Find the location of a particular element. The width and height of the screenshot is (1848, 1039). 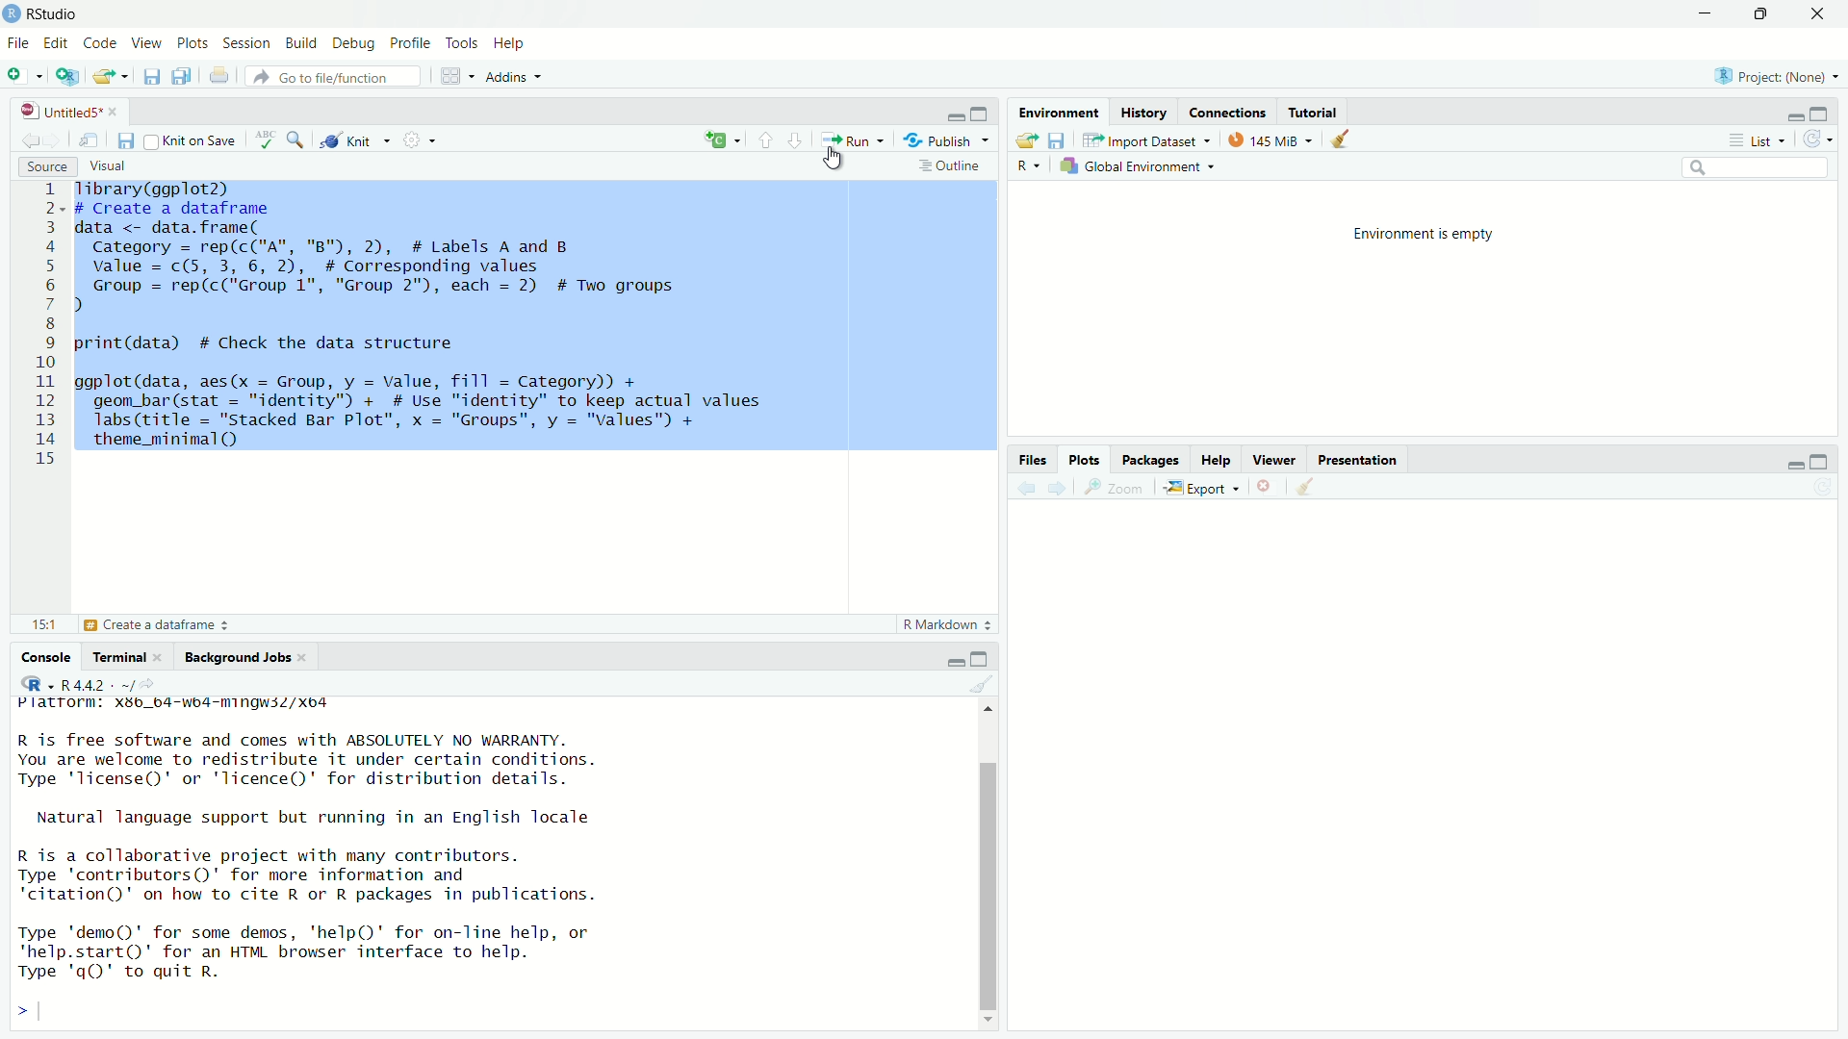

Save all open documents (Ctrl + Alt + S) is located at coordinates (184, 76).